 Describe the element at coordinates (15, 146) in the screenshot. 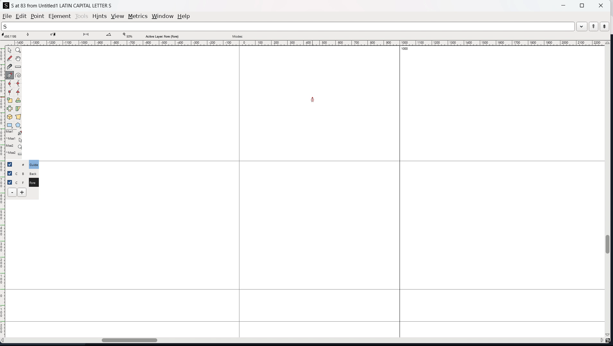

I see `Mse2` at that location.